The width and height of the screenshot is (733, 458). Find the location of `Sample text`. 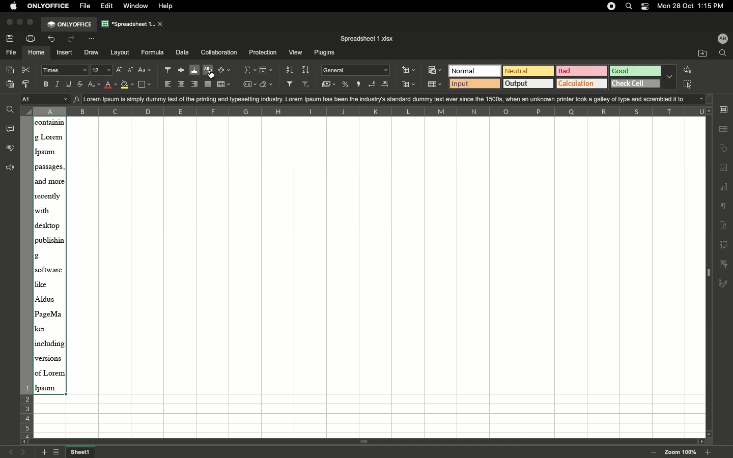

Sample text is located at coordinates (397, 99).